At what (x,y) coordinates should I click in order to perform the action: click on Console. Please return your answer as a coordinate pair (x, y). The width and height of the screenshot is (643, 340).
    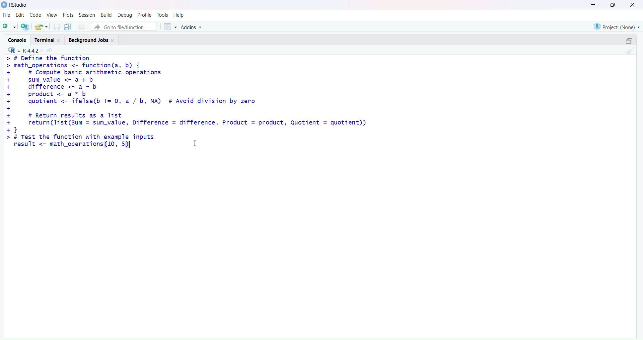
    Looking at the image, I should click on (17, 40).